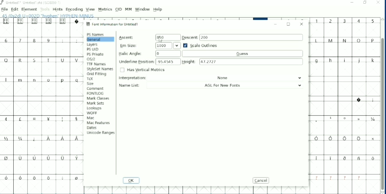  I want to click on Element, so click(29, 9).